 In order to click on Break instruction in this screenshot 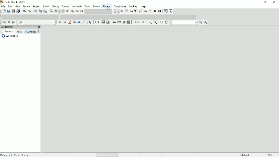, I will do `click(134, 22)`.